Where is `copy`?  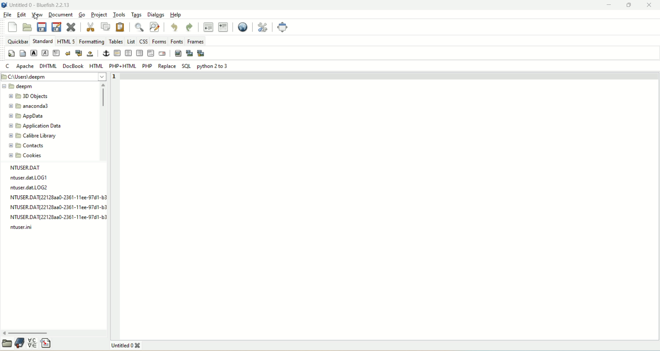
copy is located at coordinates (106, 26).